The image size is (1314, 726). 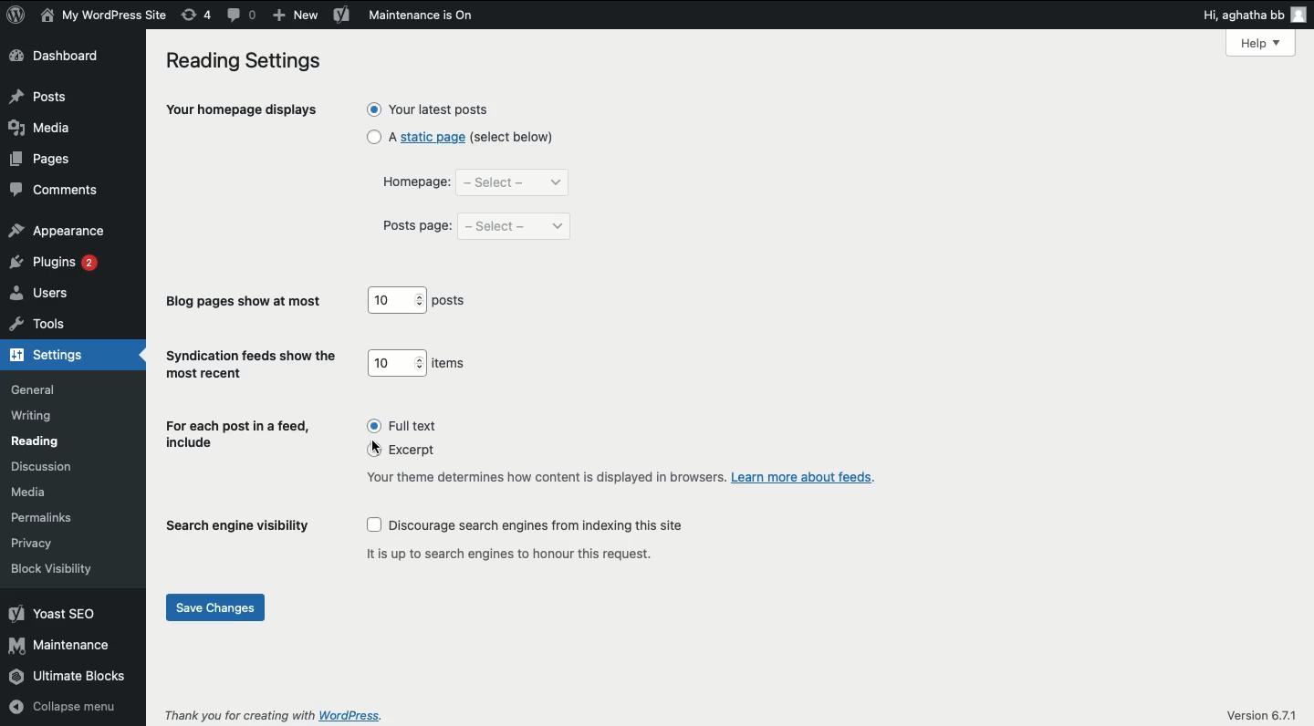 I want to click on general , so click(x=36, y=391).